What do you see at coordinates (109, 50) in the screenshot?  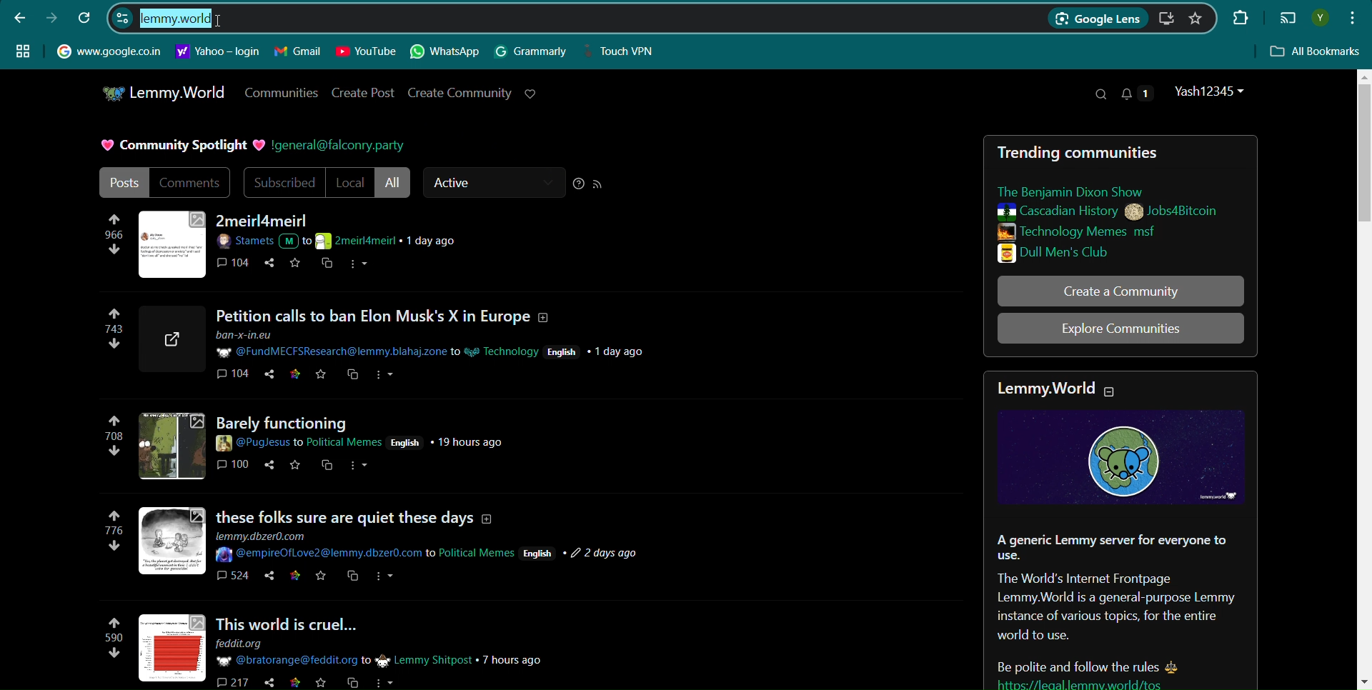 I see `Hyperlink` at bounding box center [109, 50].